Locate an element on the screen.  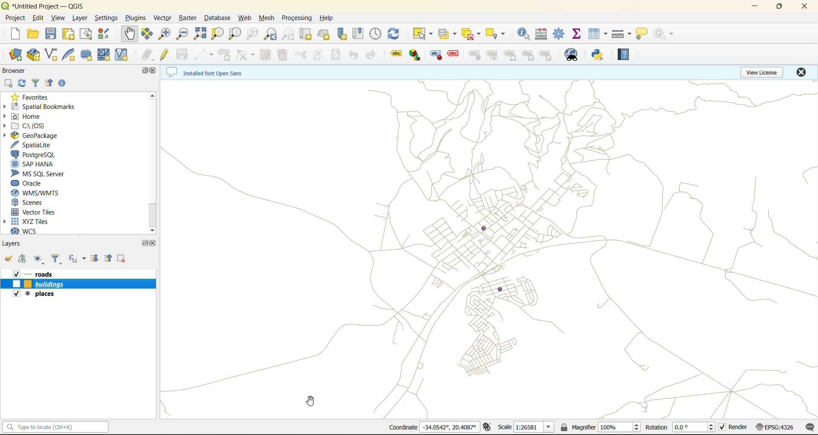
c\:os is located at coordinates (29, 126).